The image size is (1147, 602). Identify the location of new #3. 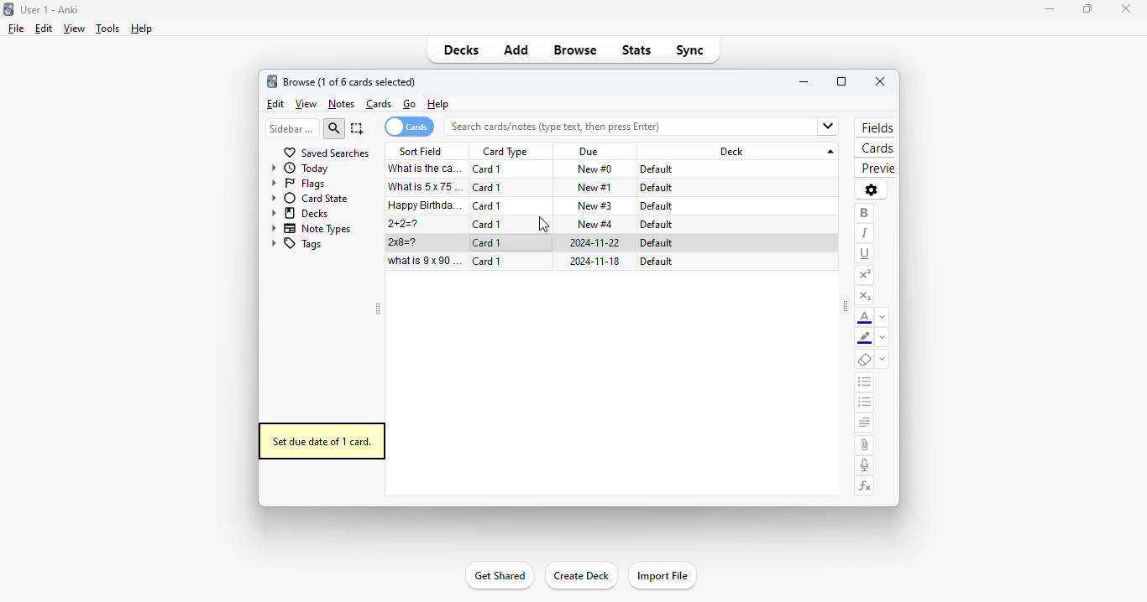
(595, 205).